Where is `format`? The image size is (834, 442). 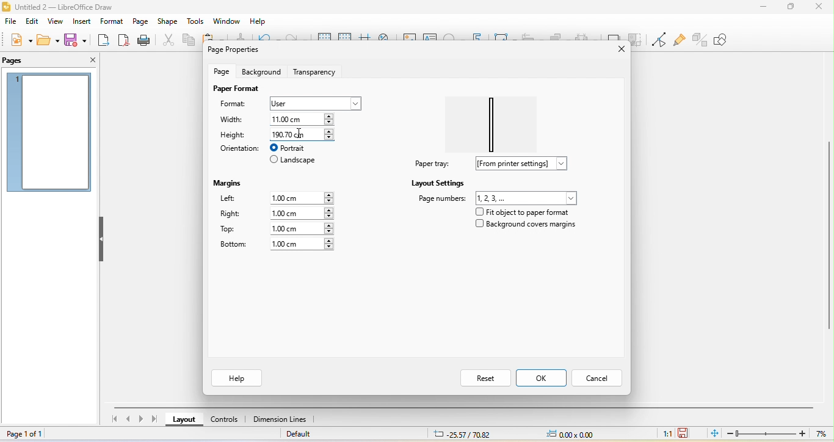
format is located at coordinates (110, 23).